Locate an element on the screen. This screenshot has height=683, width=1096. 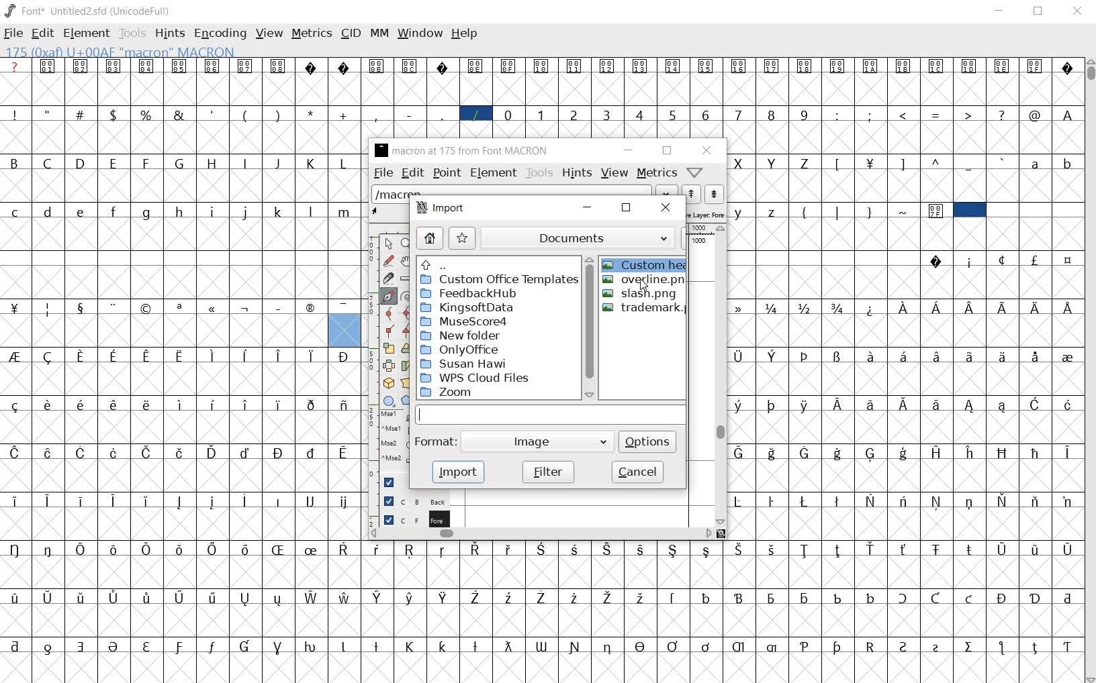
background layer is located at coordinates (415, 501).